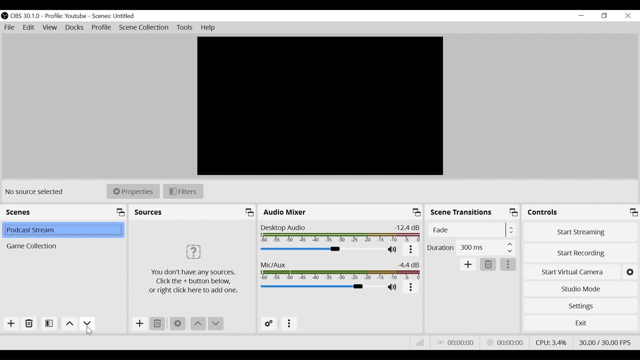 The image size is (640, 360). I want to click on Edit, so click(29, 28).